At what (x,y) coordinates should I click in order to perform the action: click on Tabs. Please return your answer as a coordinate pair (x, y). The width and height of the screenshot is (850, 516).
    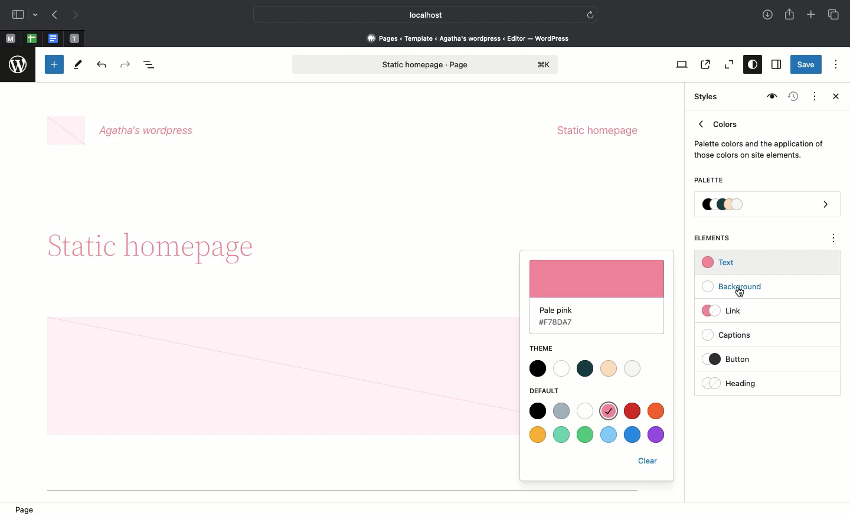
    Looking at the image, I should click on (835, 15).